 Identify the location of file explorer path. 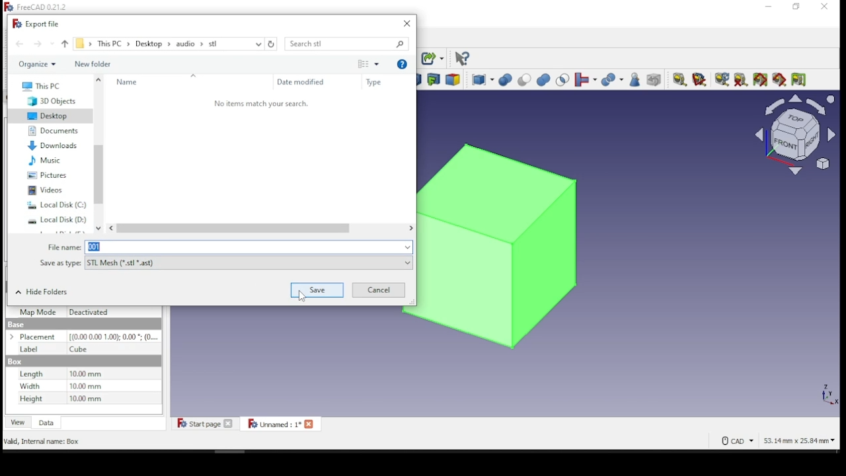
(81, 43).